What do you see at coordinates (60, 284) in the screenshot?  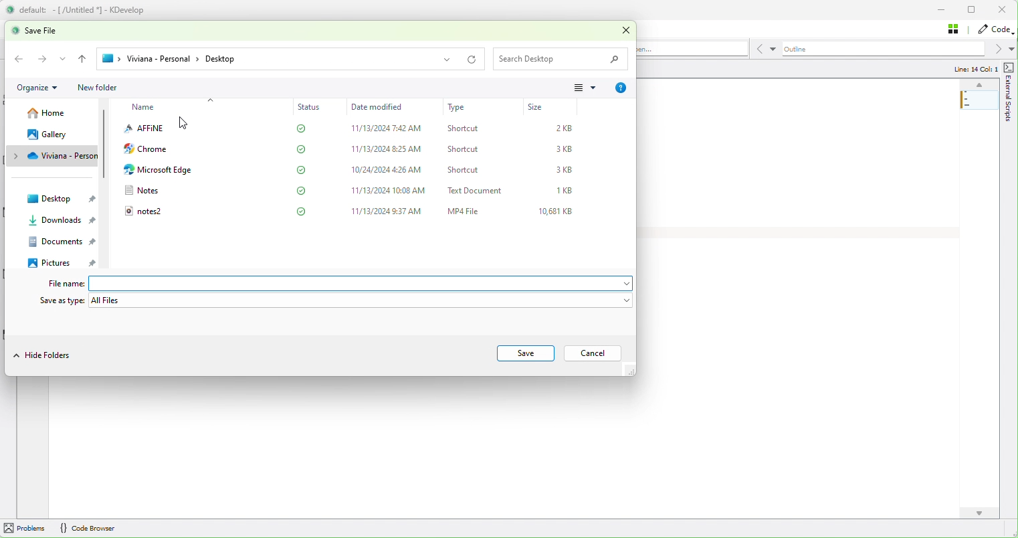 I see `File name:` at bounding box center [60, 284].